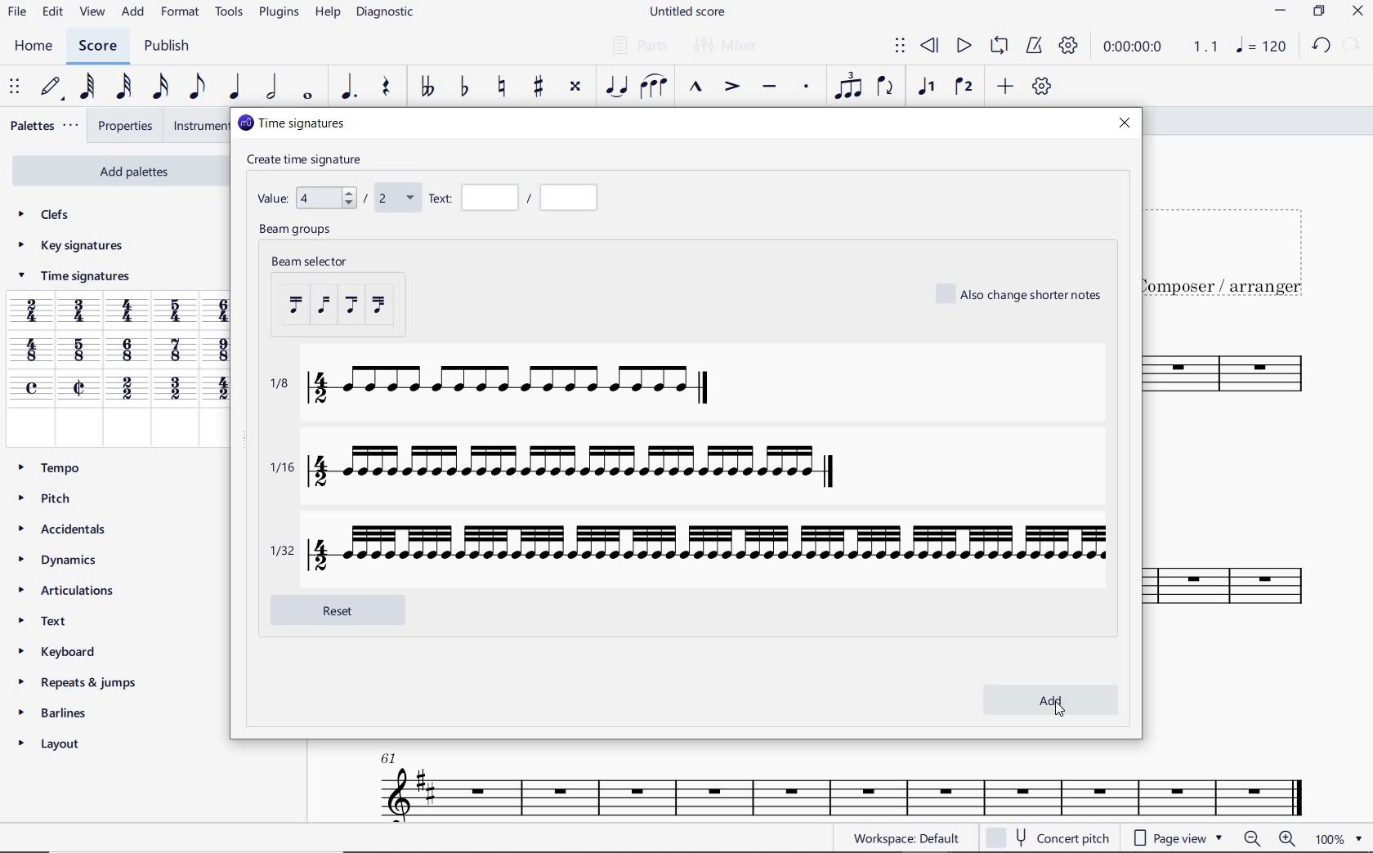 This screenshot has height=853, width=1373. What do you see at coordinates (1281, 11) in the screenshot?
I see `MINIMIZE` at bounding box center [1281, 11].